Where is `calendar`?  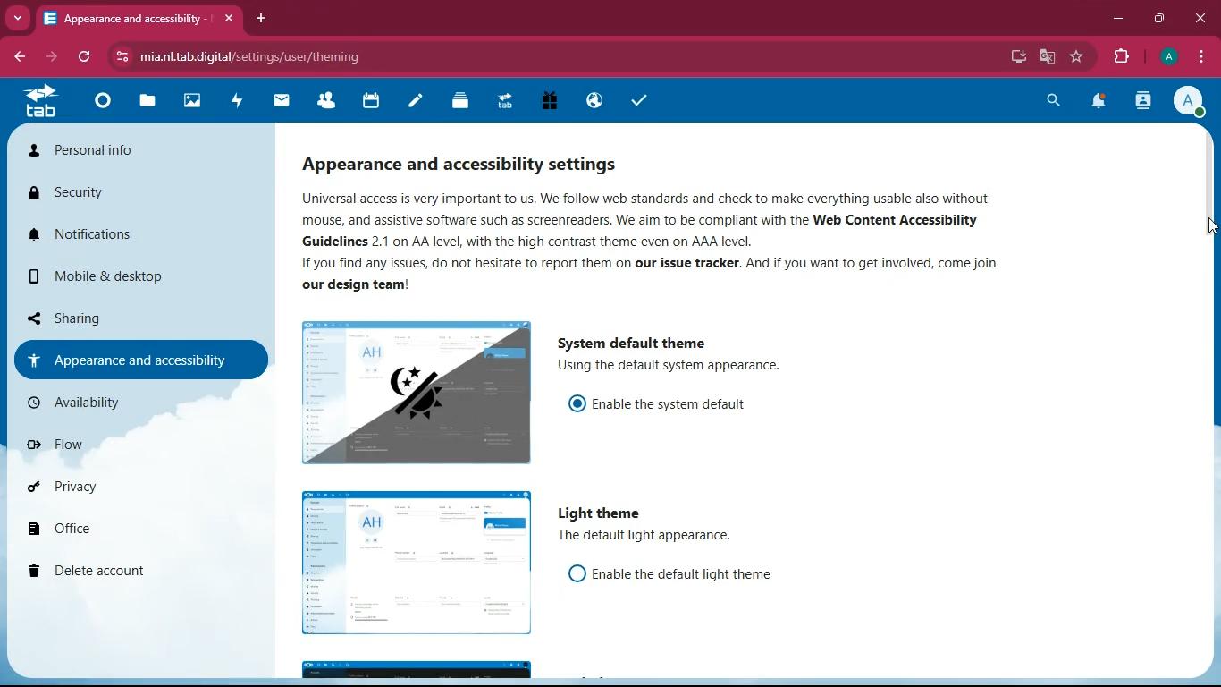
calendar is located at coordinates (375, 106).